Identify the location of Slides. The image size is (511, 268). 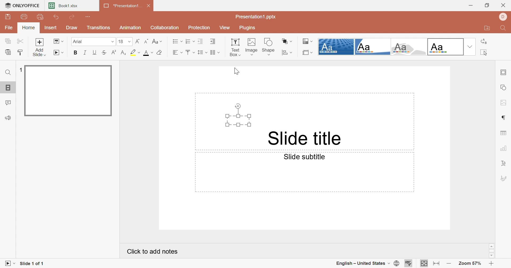
(8, 88).